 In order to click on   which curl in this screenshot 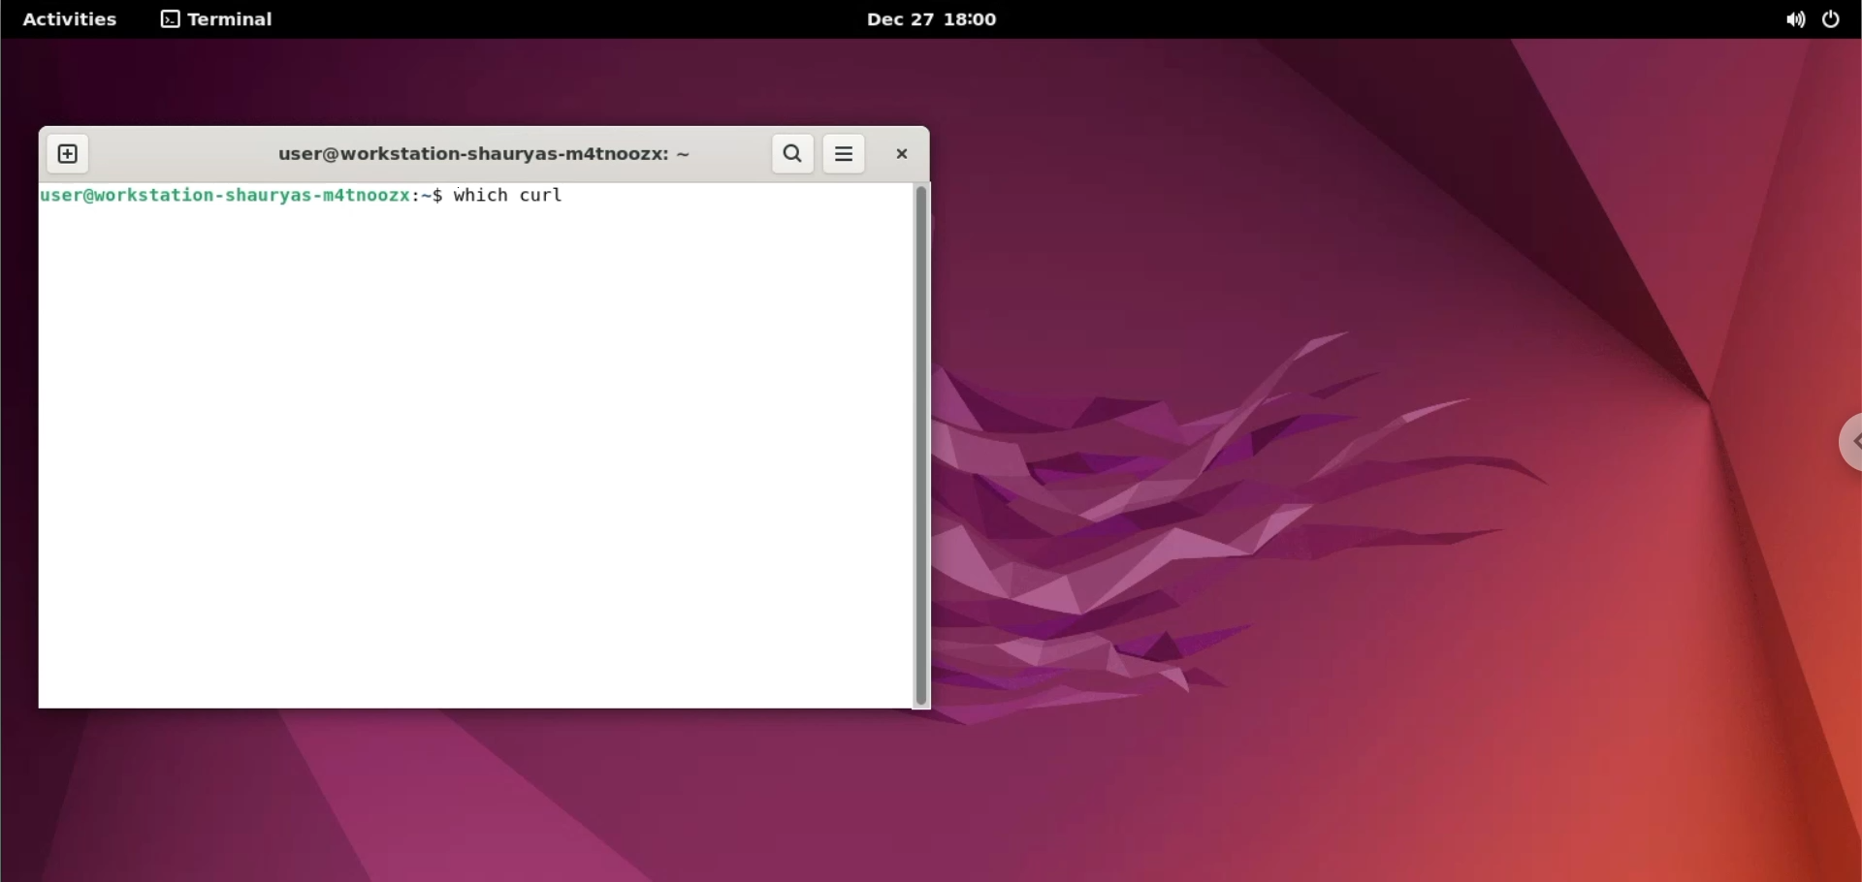, I will do `click(514, 195)`.